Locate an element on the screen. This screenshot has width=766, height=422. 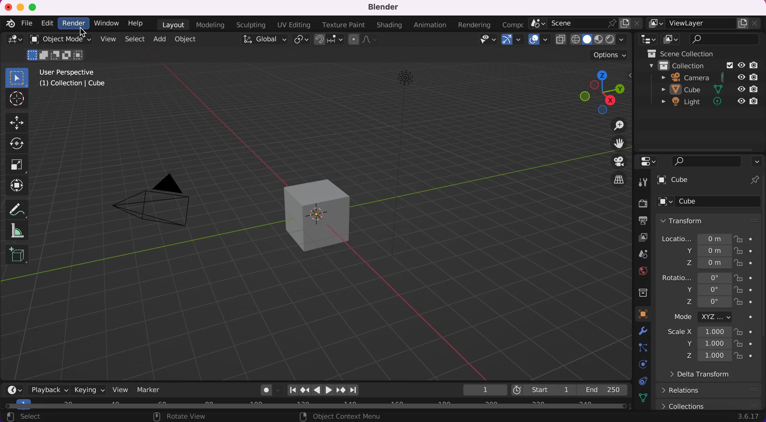
layer is located at coordinates (637, 237).